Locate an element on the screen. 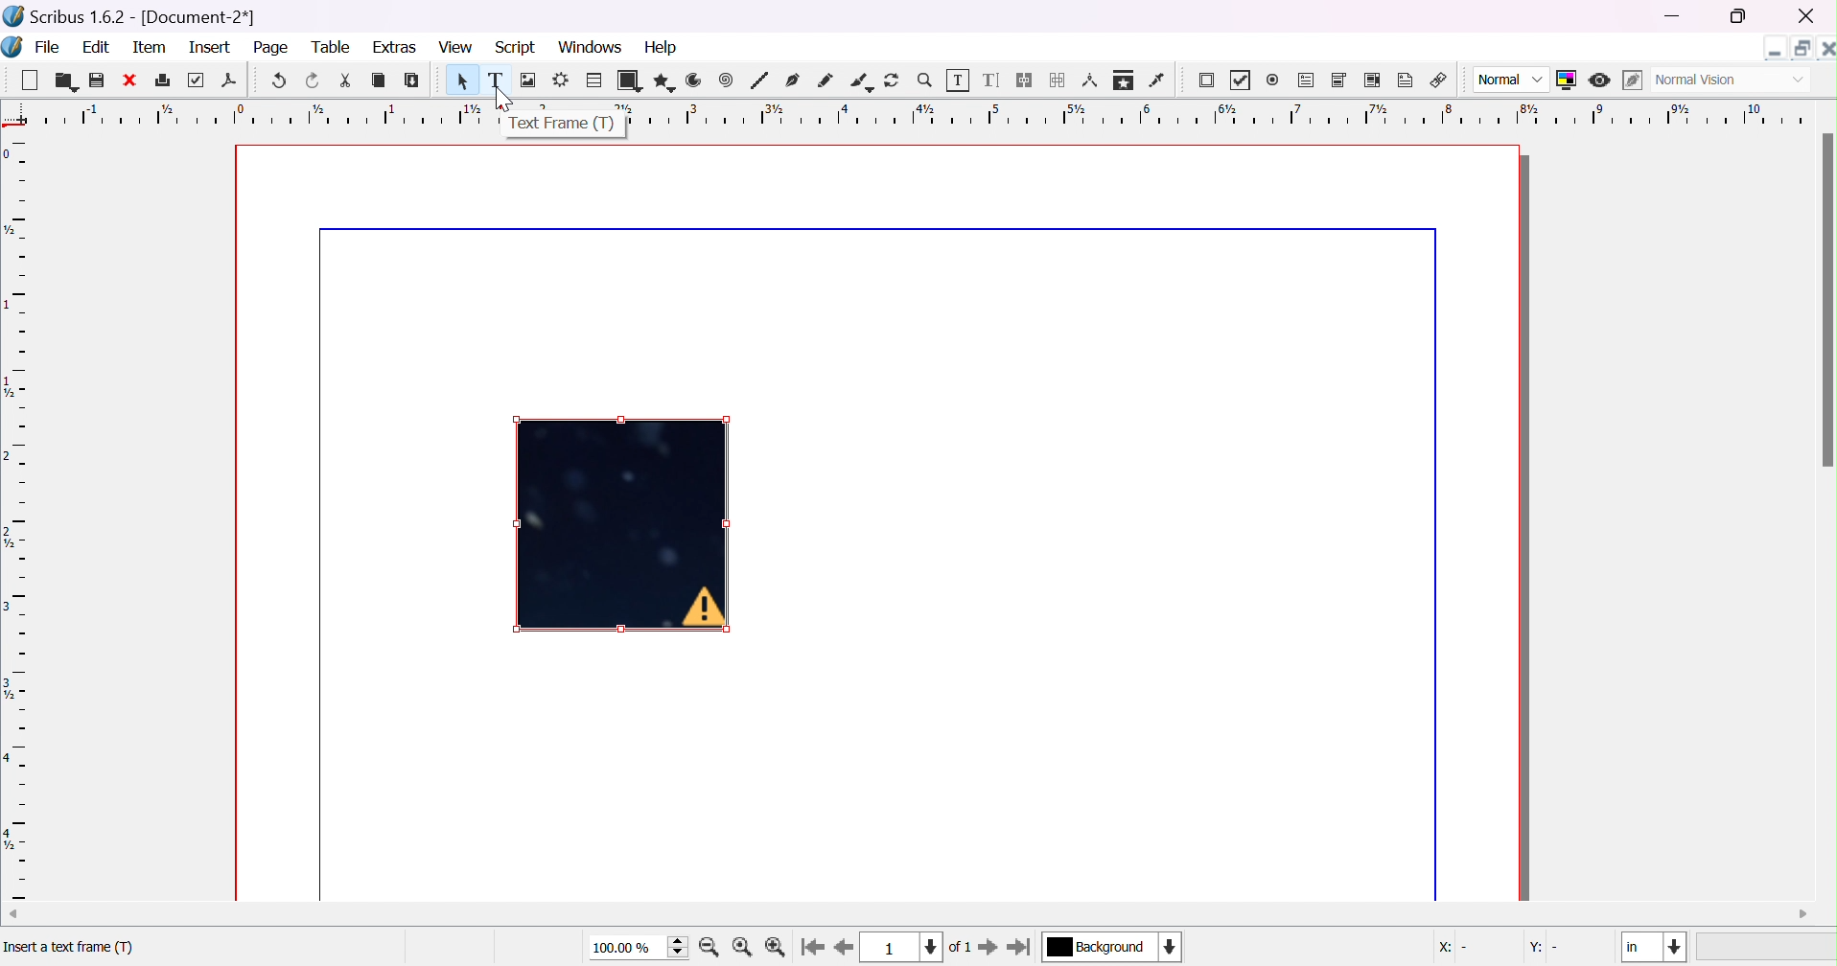 This screenshot has width=1837, height=966. zoom in is located at coordinates (709, 948).